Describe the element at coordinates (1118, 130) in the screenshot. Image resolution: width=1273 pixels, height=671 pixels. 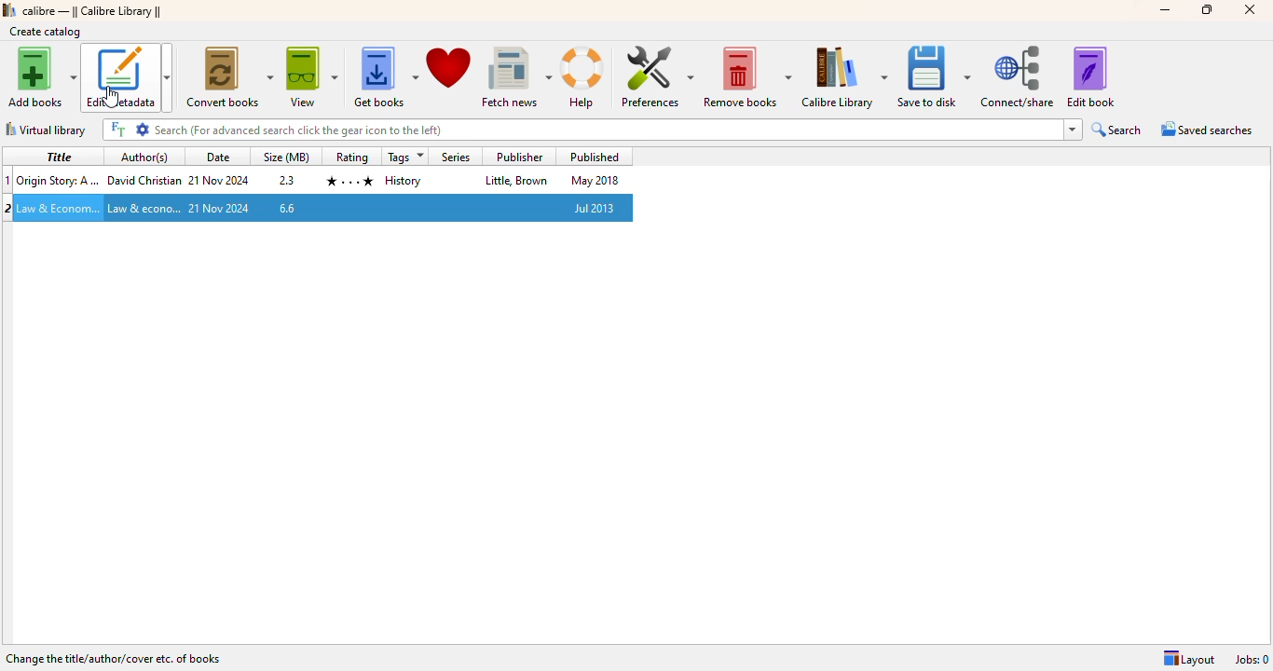
I see `search` at that location.